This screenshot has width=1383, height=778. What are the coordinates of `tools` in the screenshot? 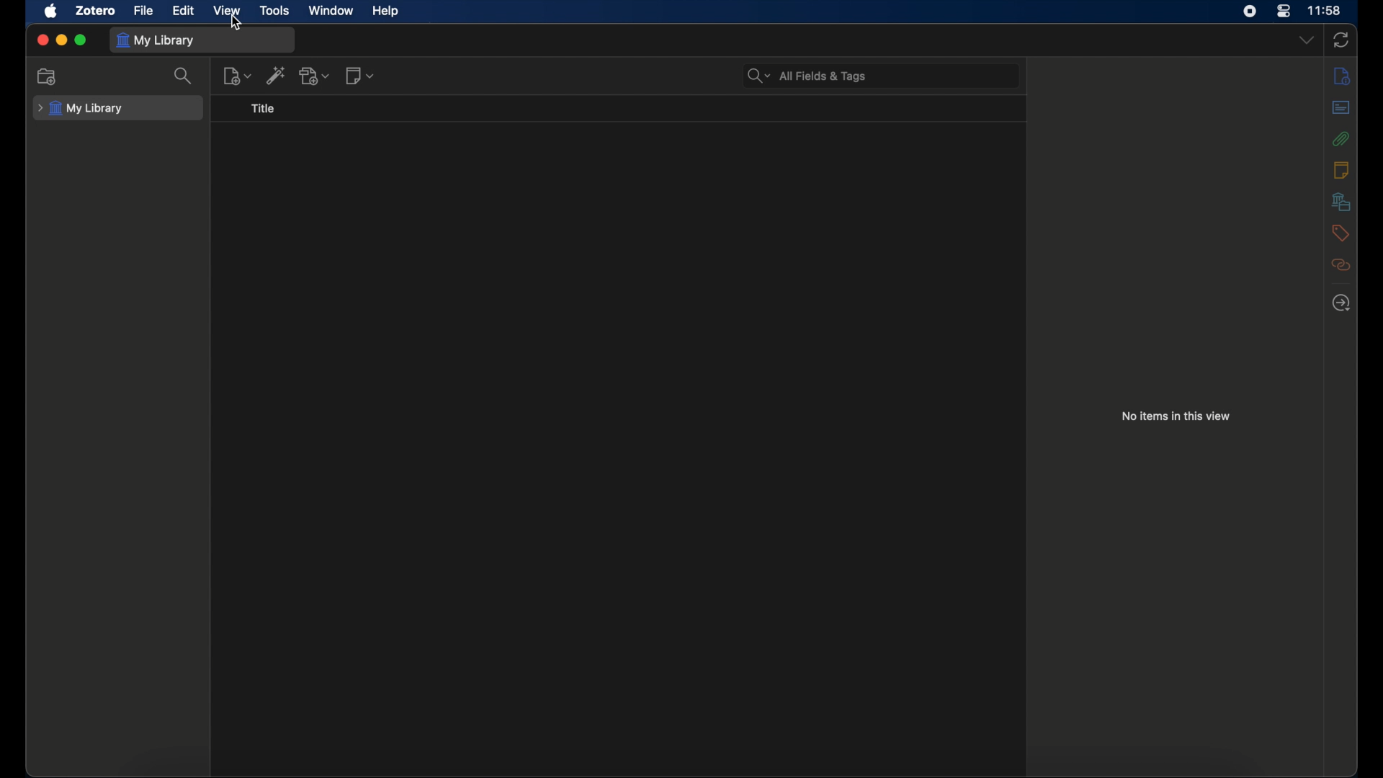 It's located at (276, 10).